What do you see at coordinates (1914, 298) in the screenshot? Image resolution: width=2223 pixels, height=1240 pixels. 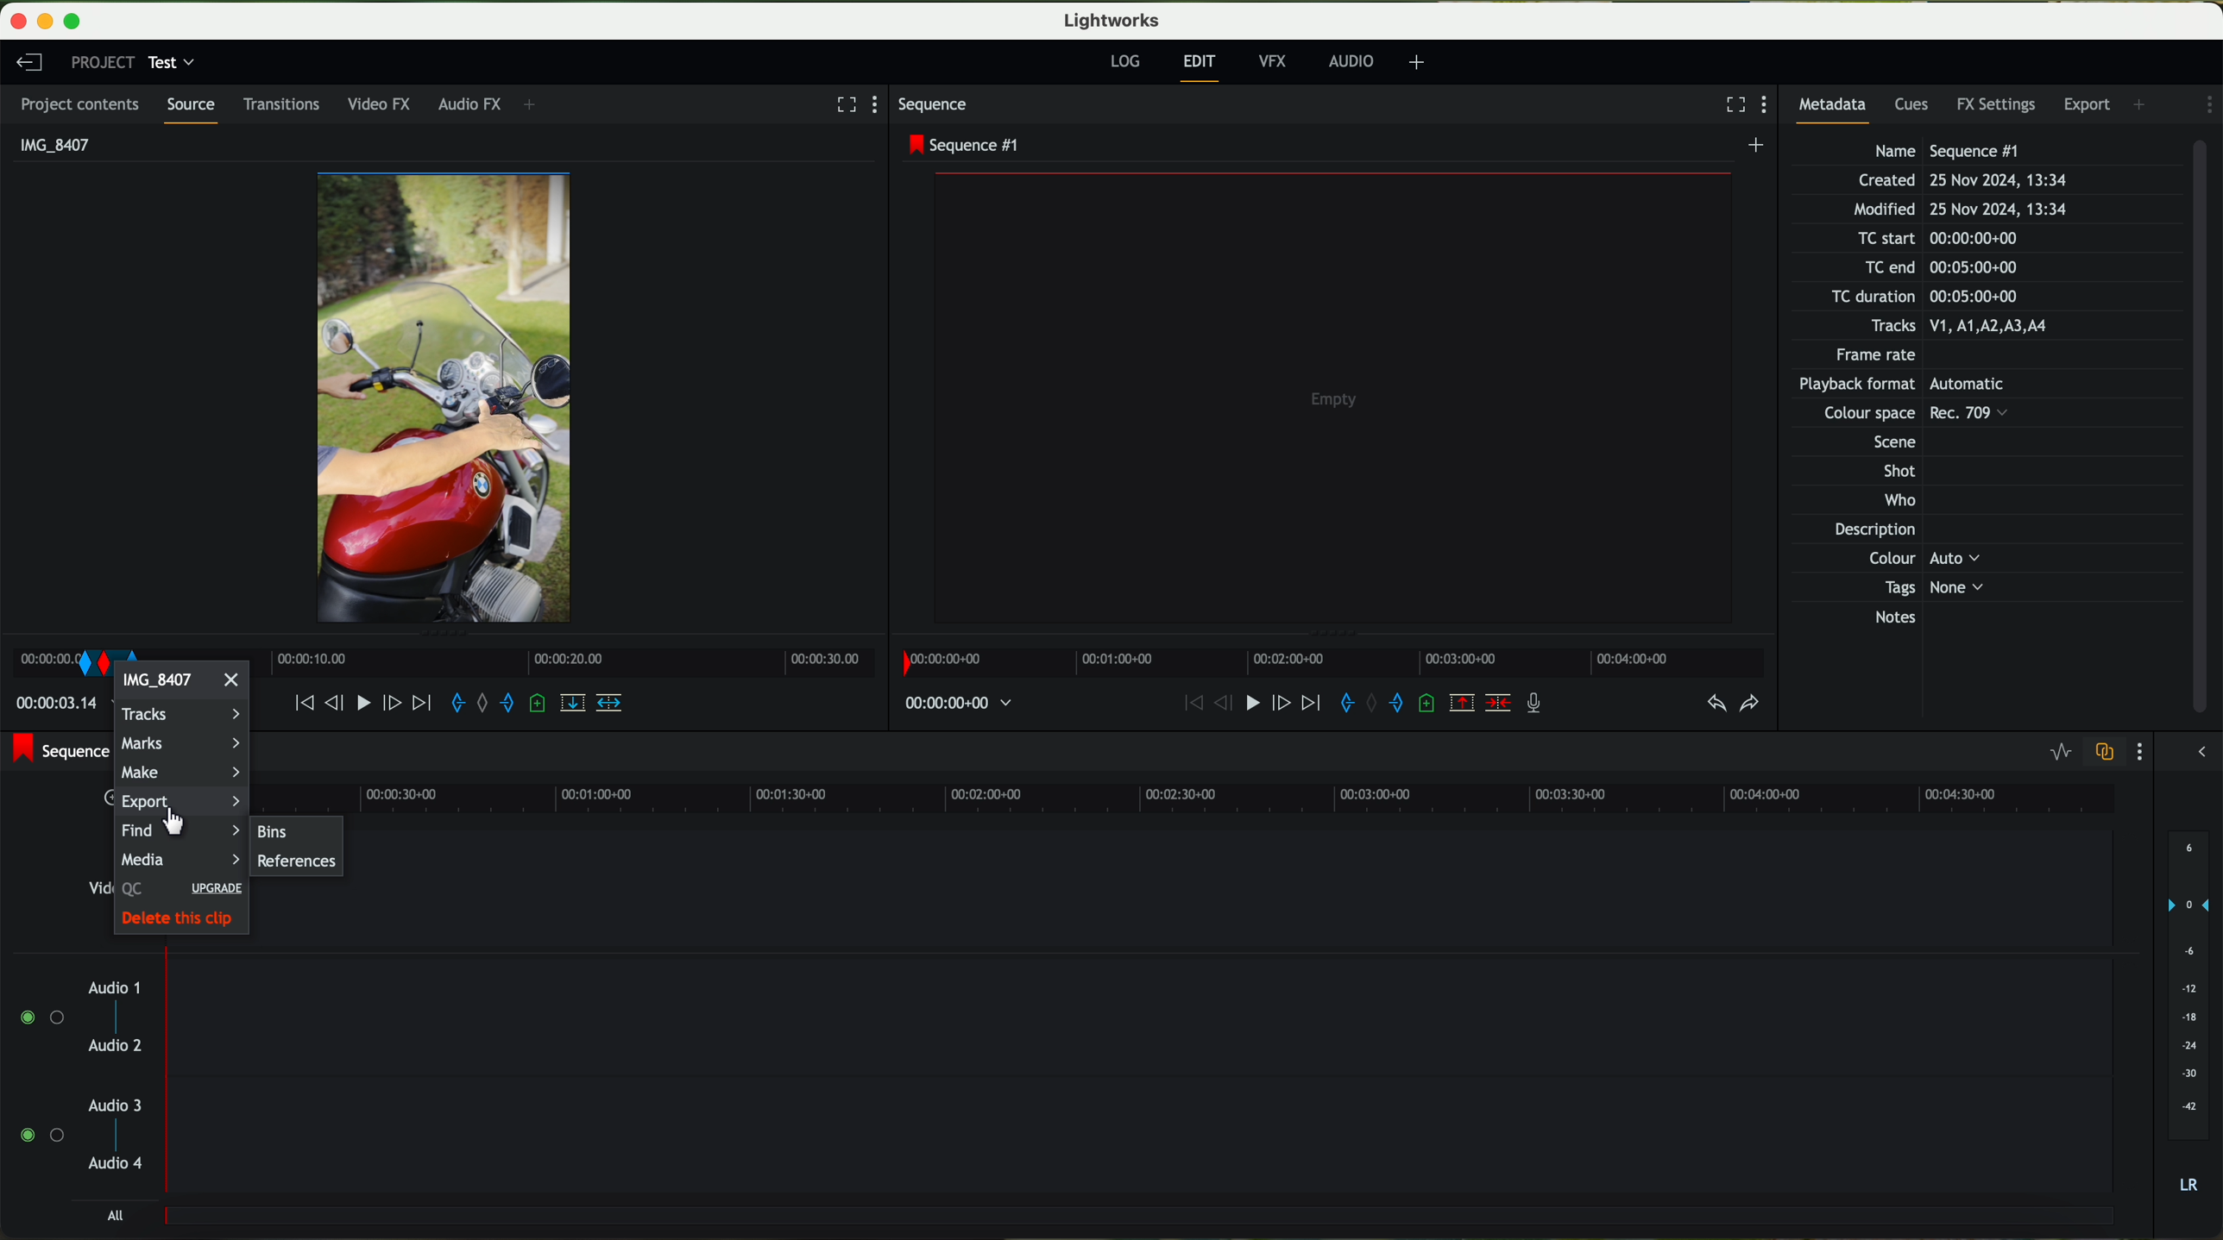 I see `TC duration` at bounding box center [1914, 298].